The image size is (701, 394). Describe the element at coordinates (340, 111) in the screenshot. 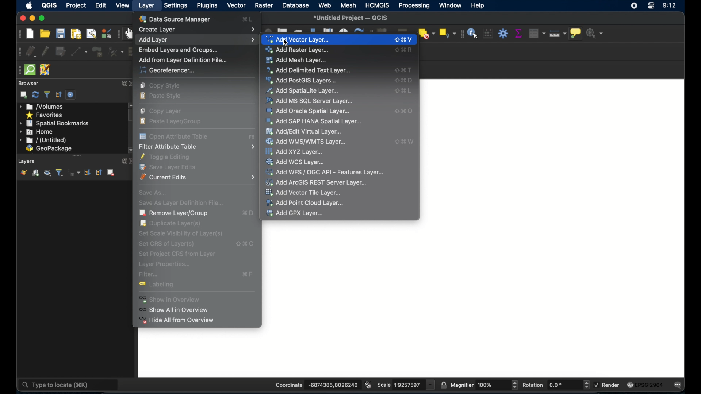

I see `Add Oracle Spatial Layer...` at that location.